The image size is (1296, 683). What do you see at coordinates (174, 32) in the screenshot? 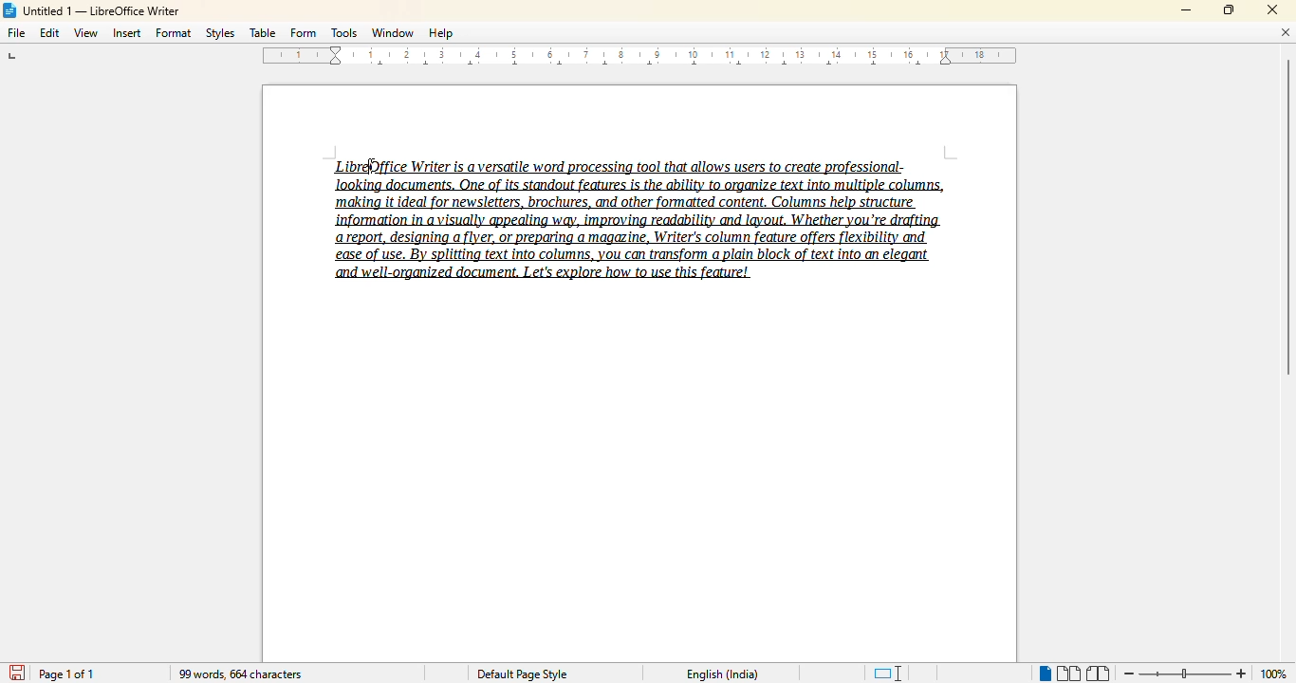
I see `format` at bounding box center [174, 32].